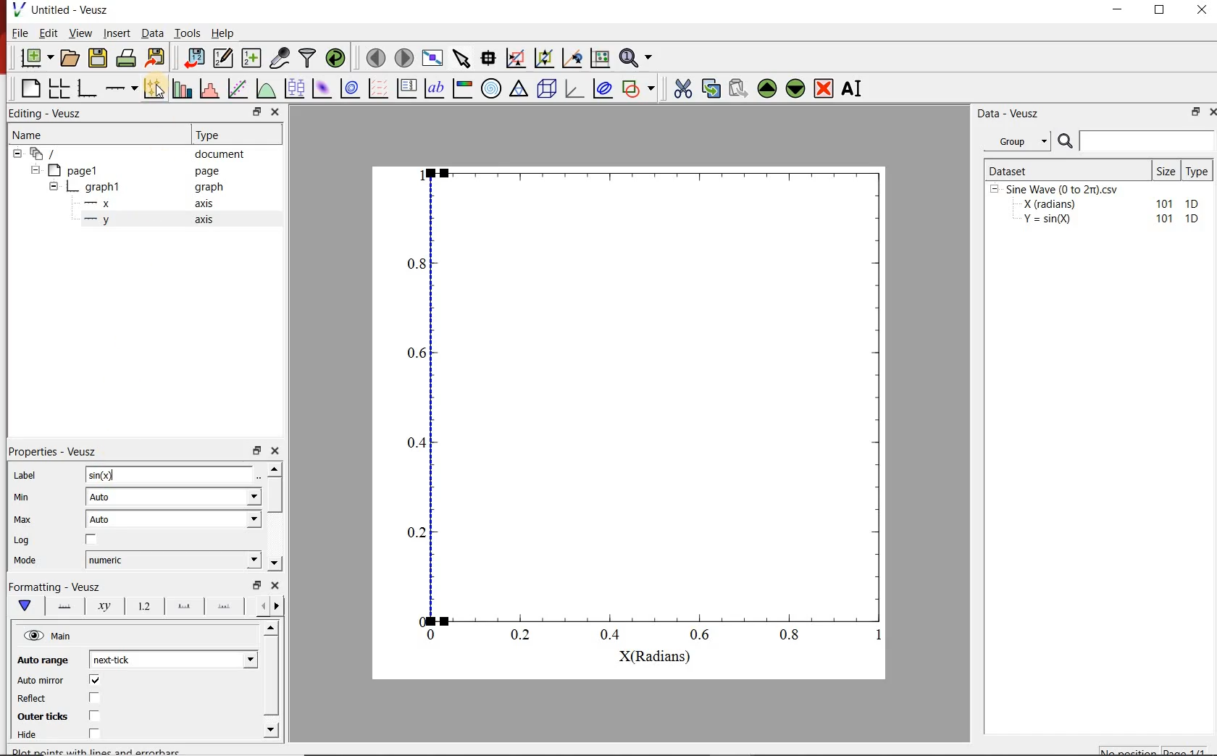 The width and height of the screenshot is (1217, 756). Describe the element at coordinates (181, 607) in the screenshot. I see `options` at that location.